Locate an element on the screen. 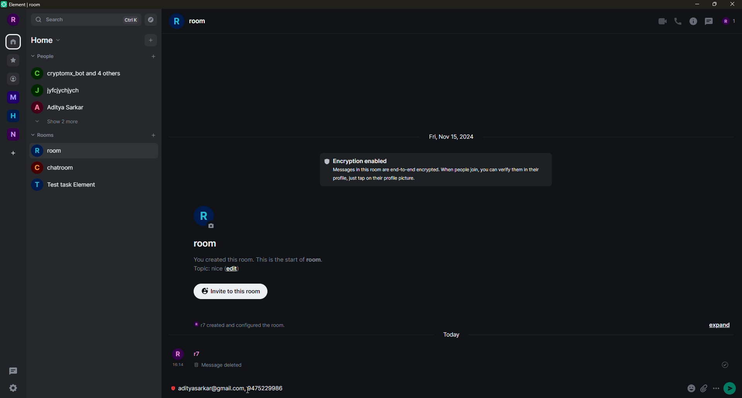  ctrlK is located at coordinates (130, 20).